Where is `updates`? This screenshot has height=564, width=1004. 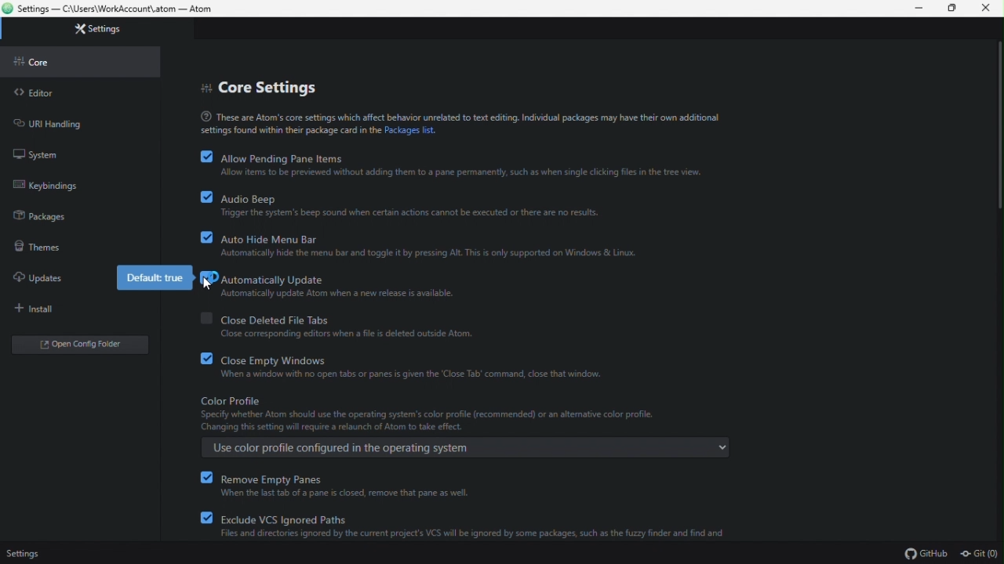 updates is located at coordinates (38, 274).